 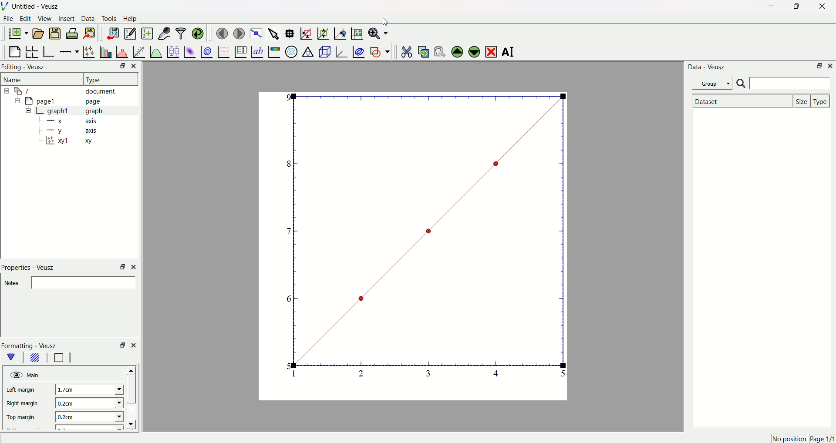 I want to click on Close, so click(x=136, y=66).